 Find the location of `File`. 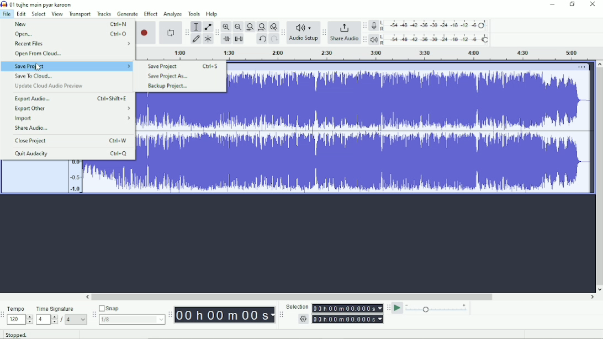

File is located at coordinates (7, 14).